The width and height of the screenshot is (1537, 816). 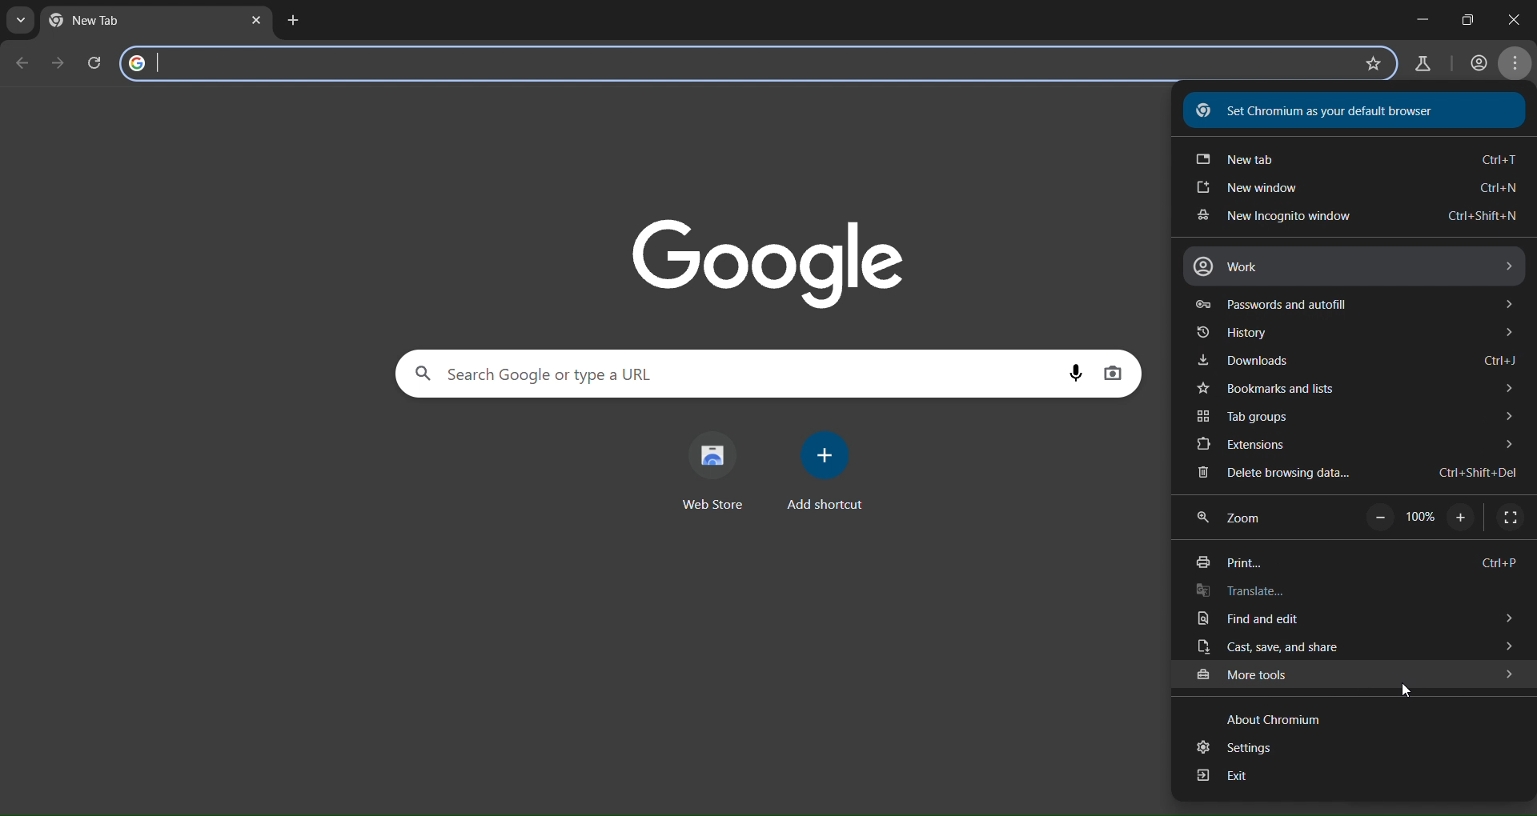 I want to click on search labs, so click(x=1421, y=62).